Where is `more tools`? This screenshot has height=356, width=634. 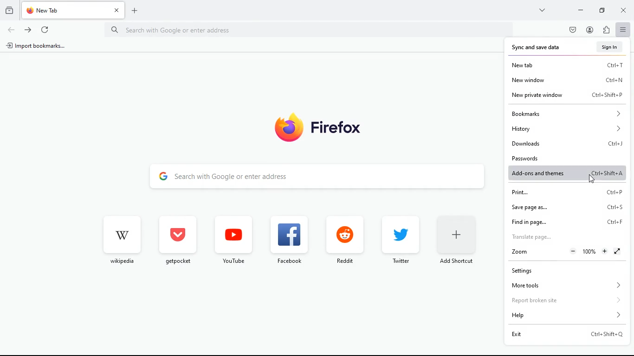
more tools is located at coordinates (564, 285).